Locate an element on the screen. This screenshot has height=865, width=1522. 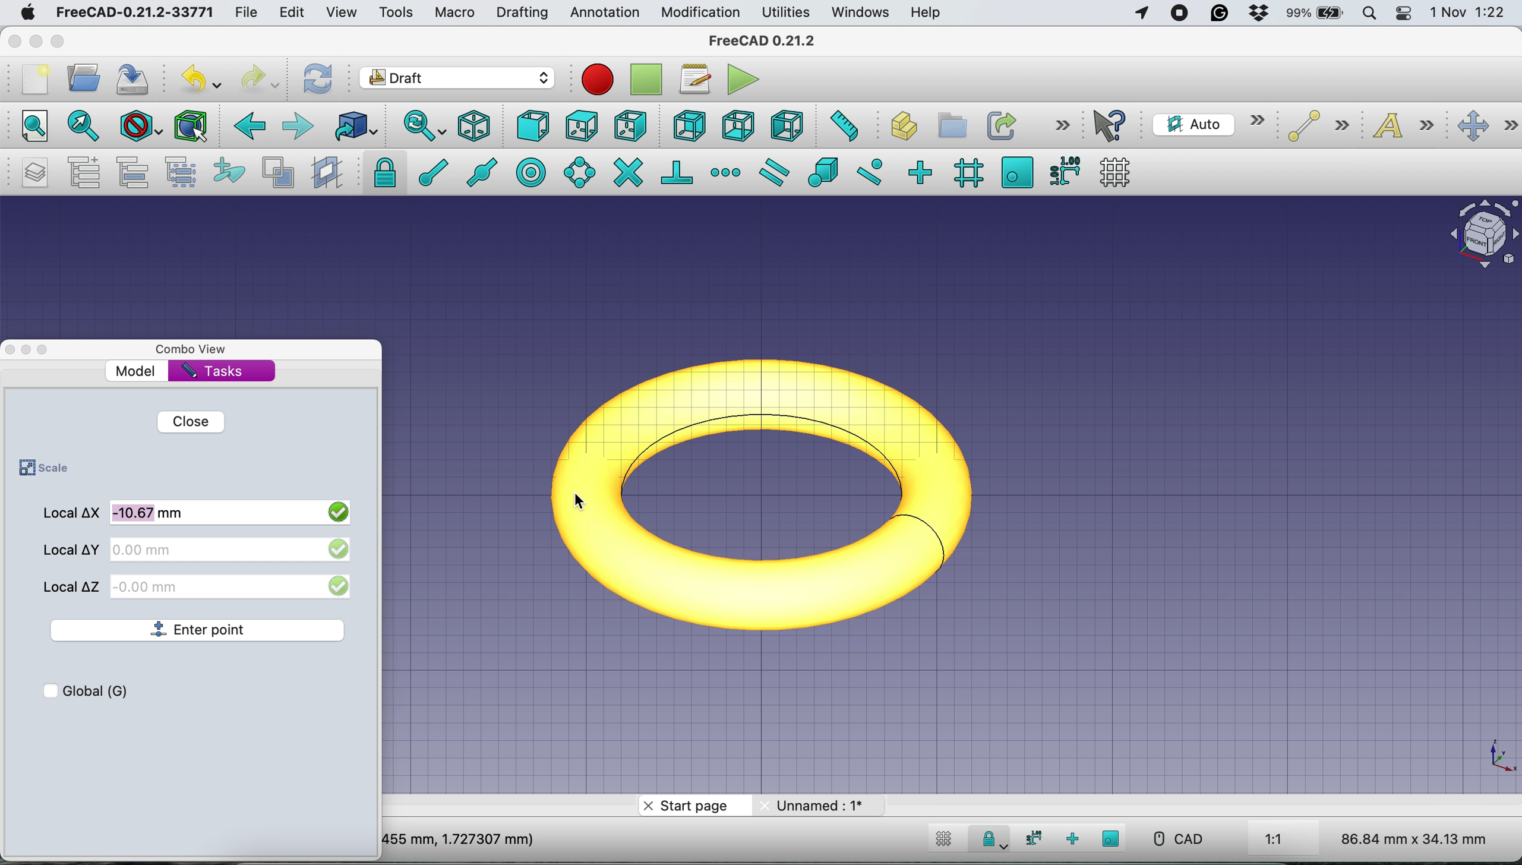
snap angle is located at coordinates (580, 172).